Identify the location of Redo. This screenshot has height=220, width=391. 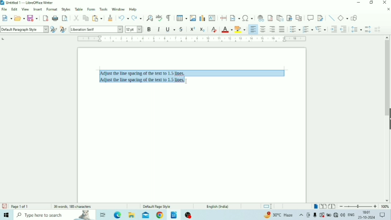
(137, 18).